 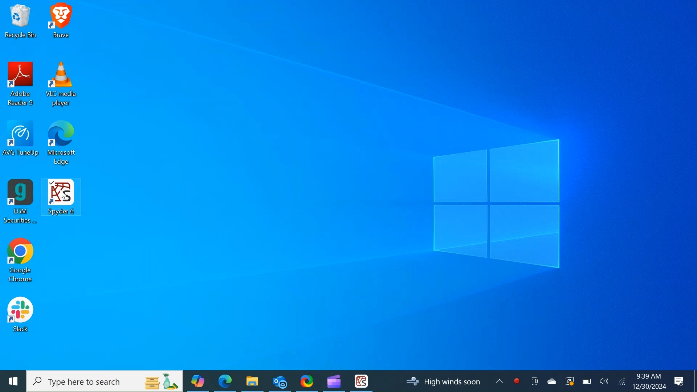 I want to click on Outlook Desktop Icon, so click(x=280, y=380).